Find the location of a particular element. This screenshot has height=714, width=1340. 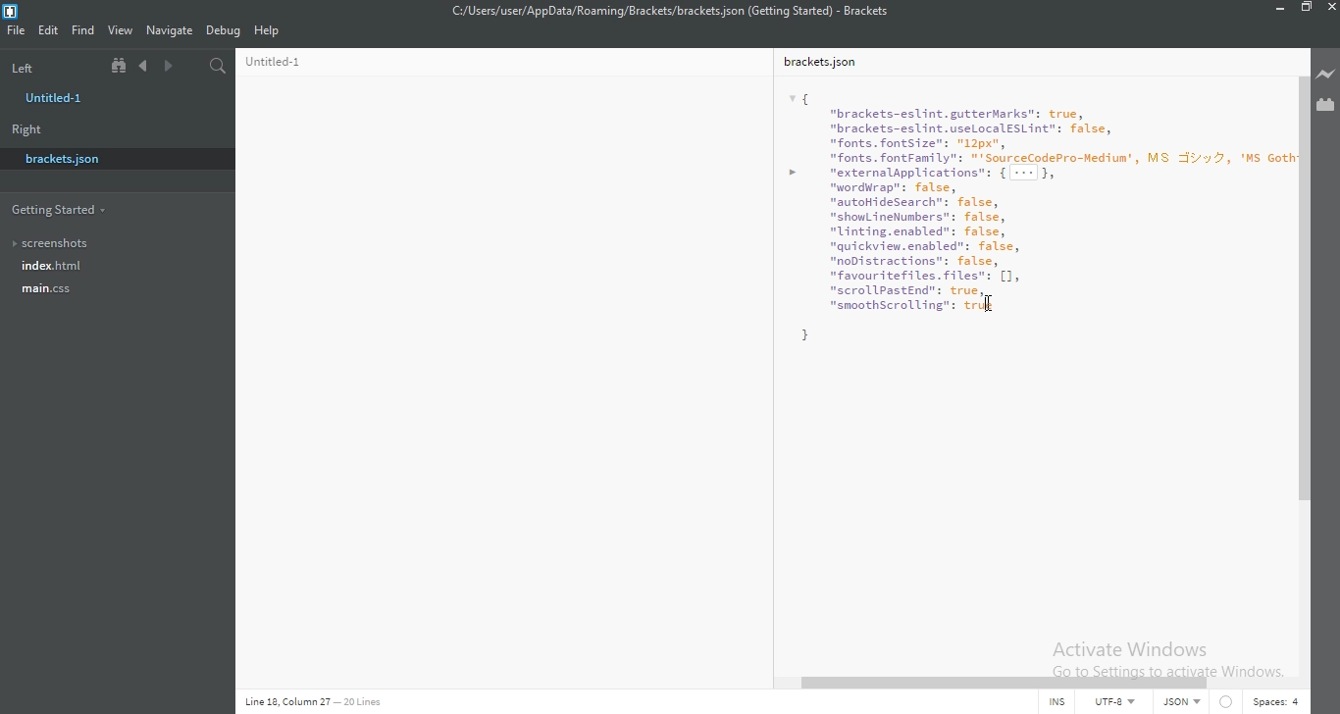

Untitled-1 is located at coordinates (496, 372).